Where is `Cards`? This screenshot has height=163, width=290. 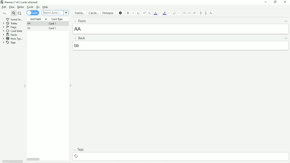 Cards is located at coordinates (30, 7).